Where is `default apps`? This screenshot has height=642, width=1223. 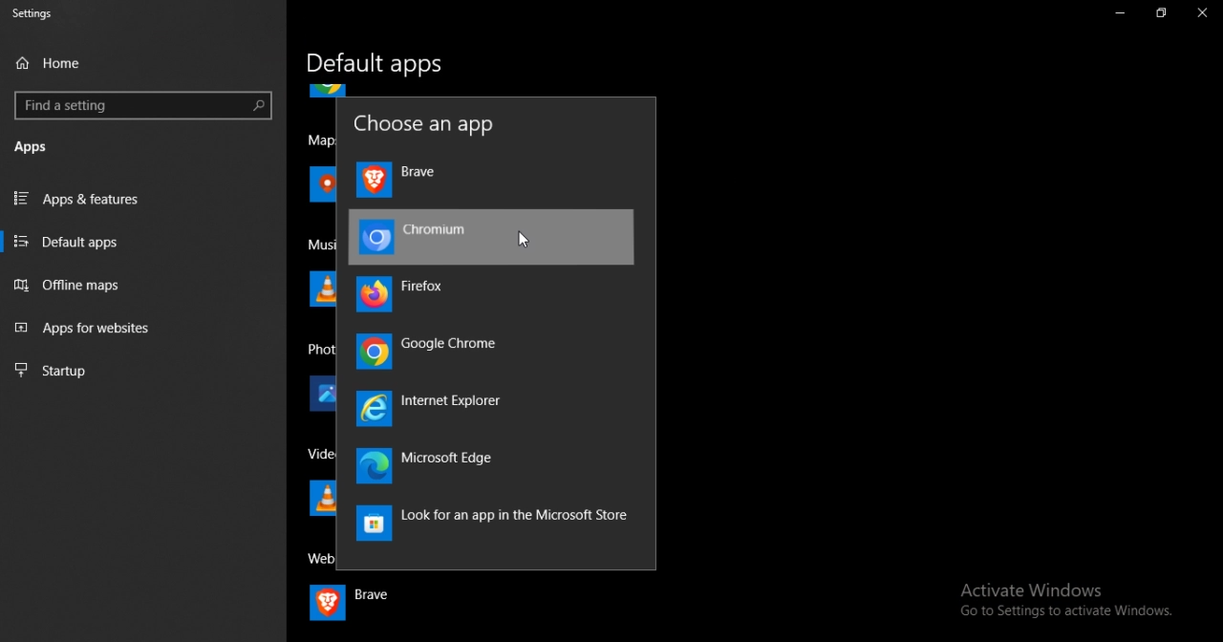
default apps is located at coordinates (142, 241).